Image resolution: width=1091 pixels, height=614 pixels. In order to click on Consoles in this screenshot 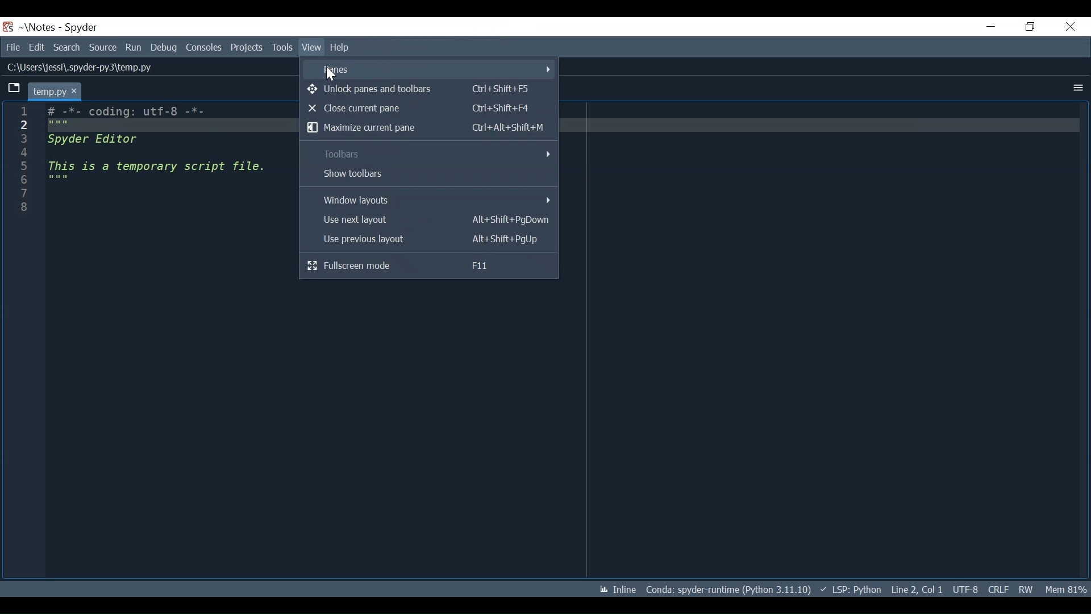, I will do `click(203, 47)`.